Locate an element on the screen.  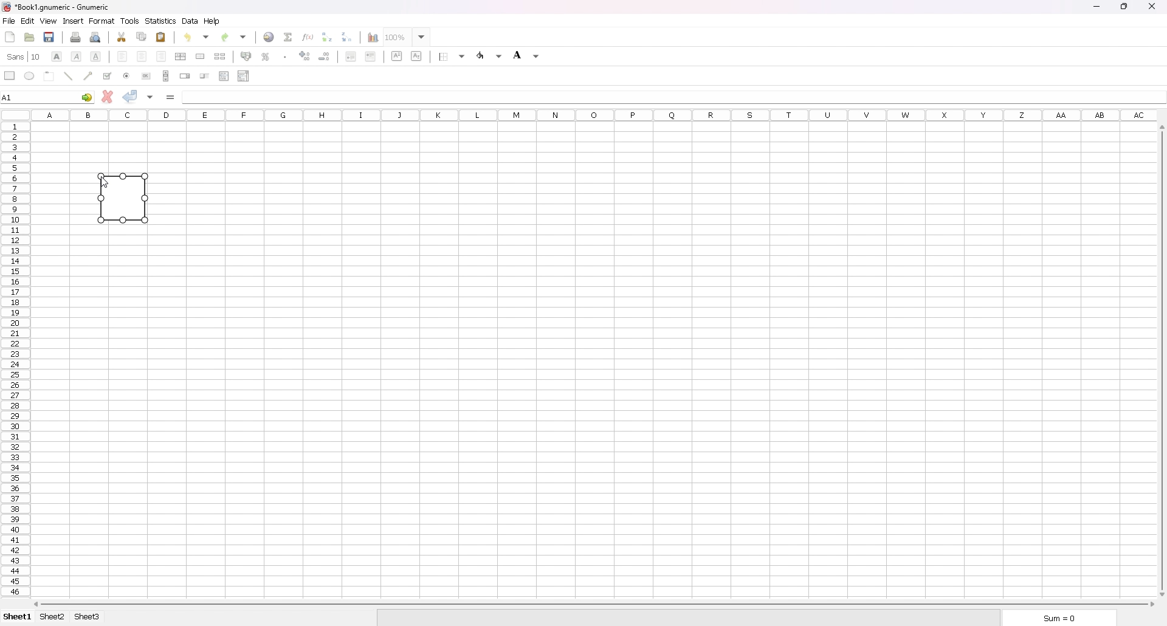
print is located at coordinates (76, 36).